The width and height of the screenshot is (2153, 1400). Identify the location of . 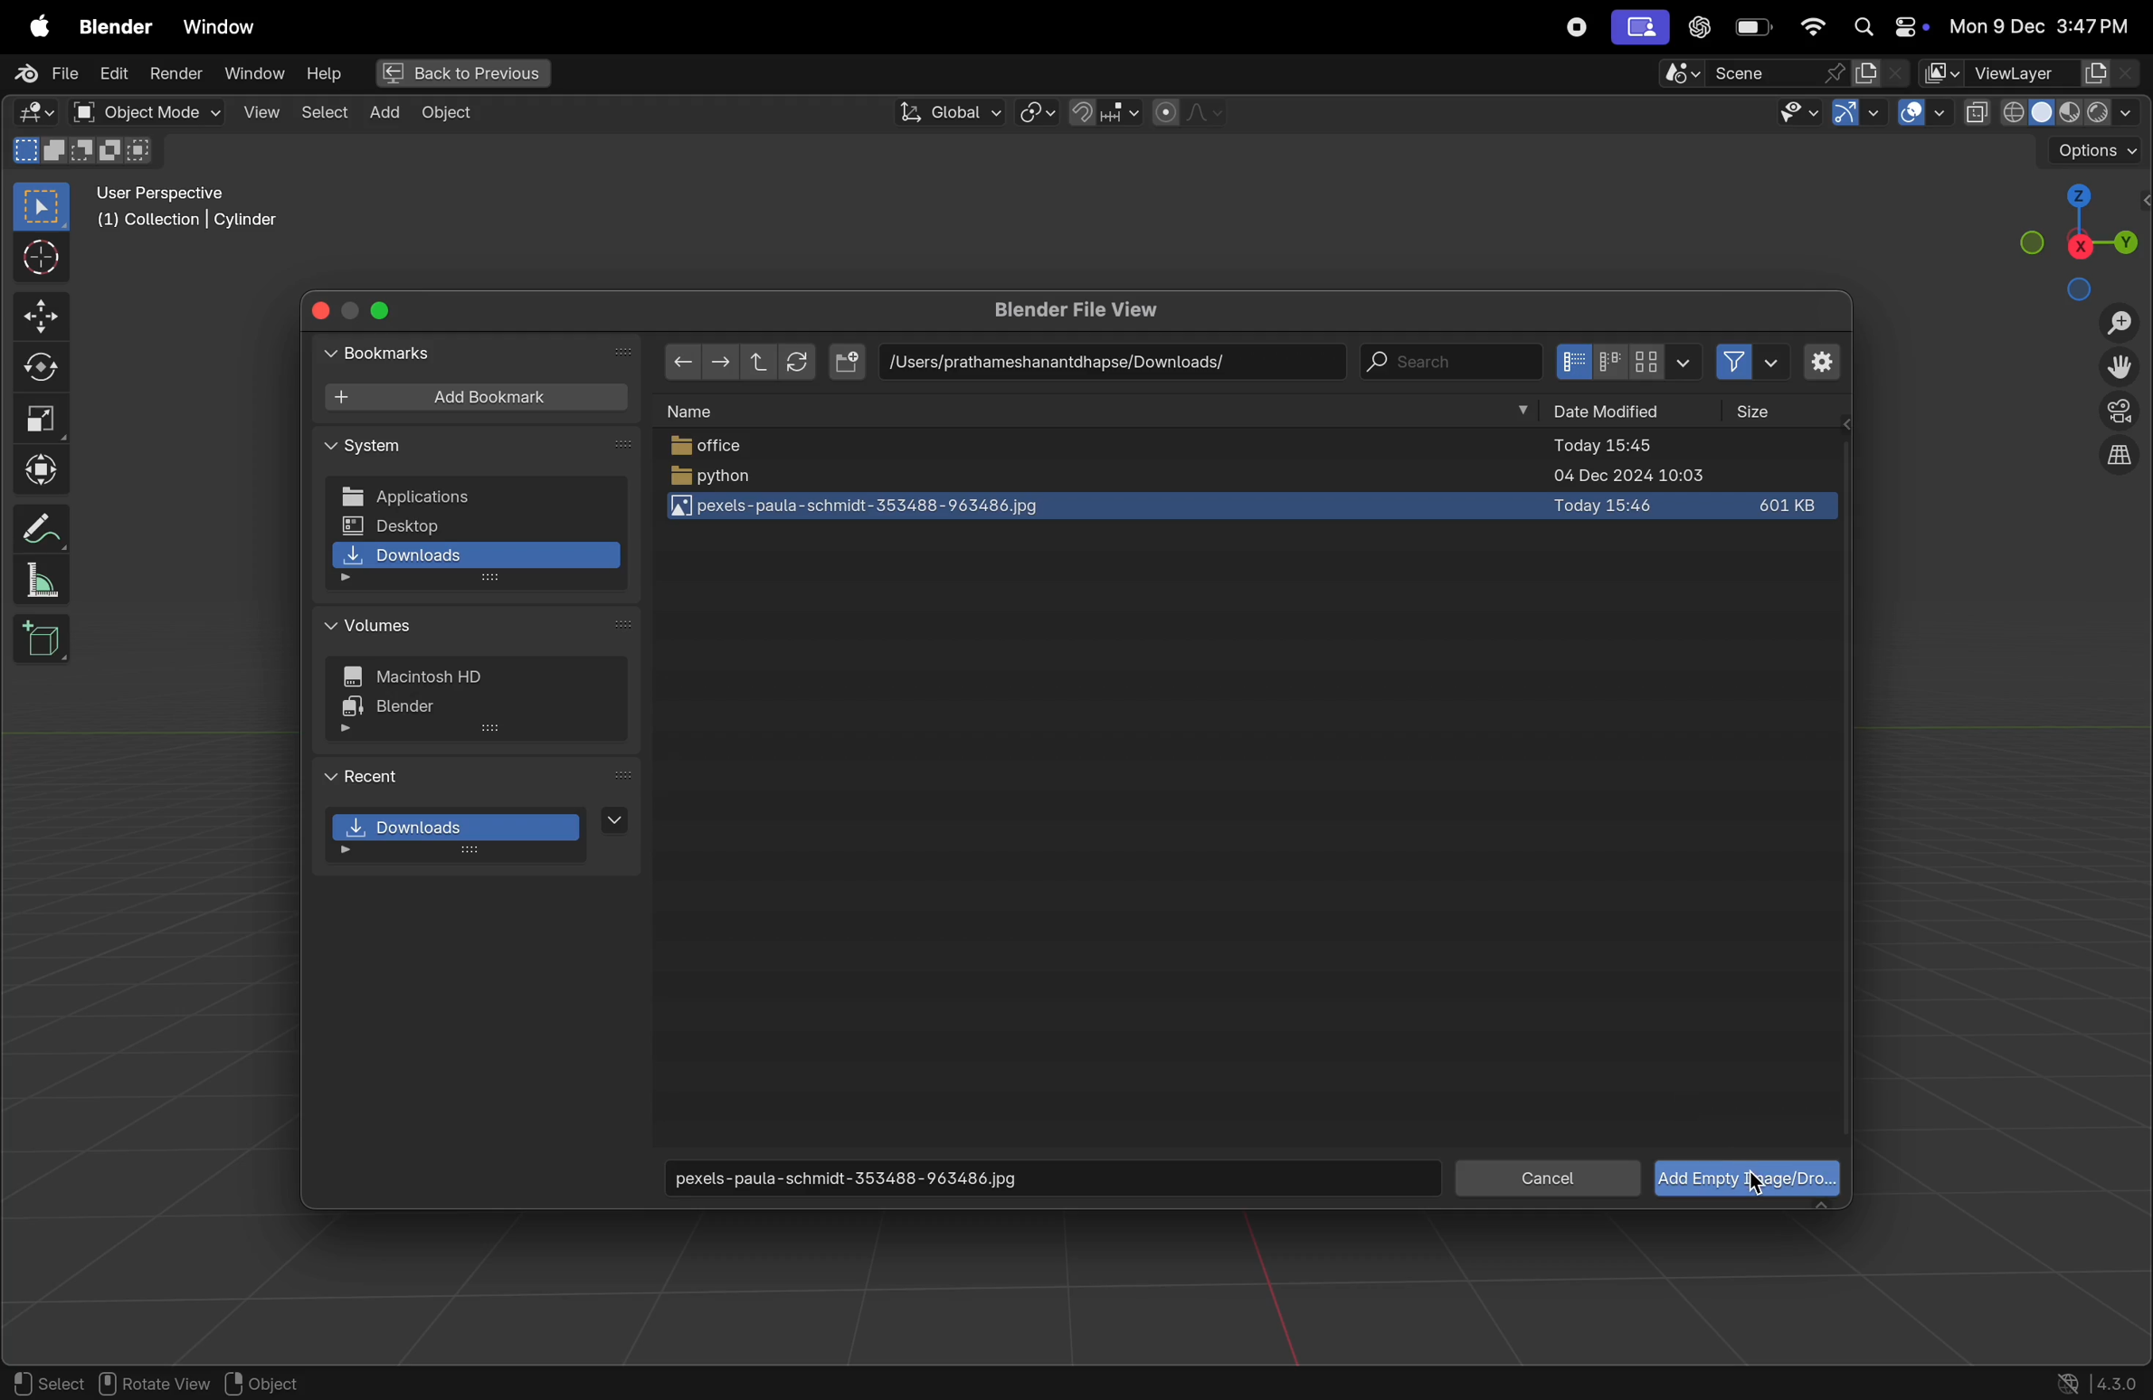
(1252, 509).